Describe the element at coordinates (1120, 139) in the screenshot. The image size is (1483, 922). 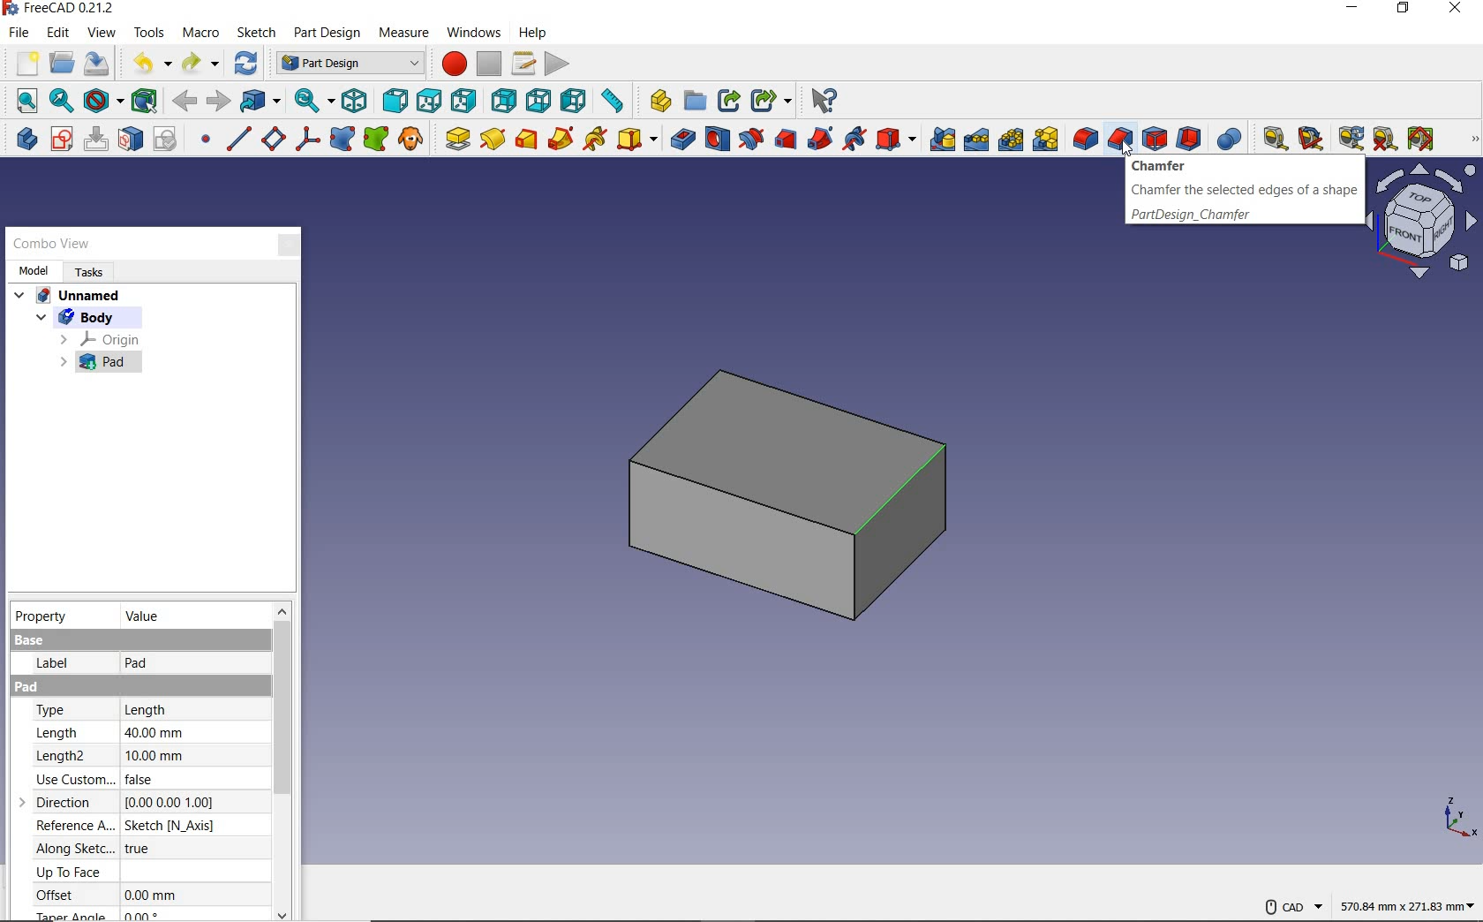
I see `chamfer` at that location.